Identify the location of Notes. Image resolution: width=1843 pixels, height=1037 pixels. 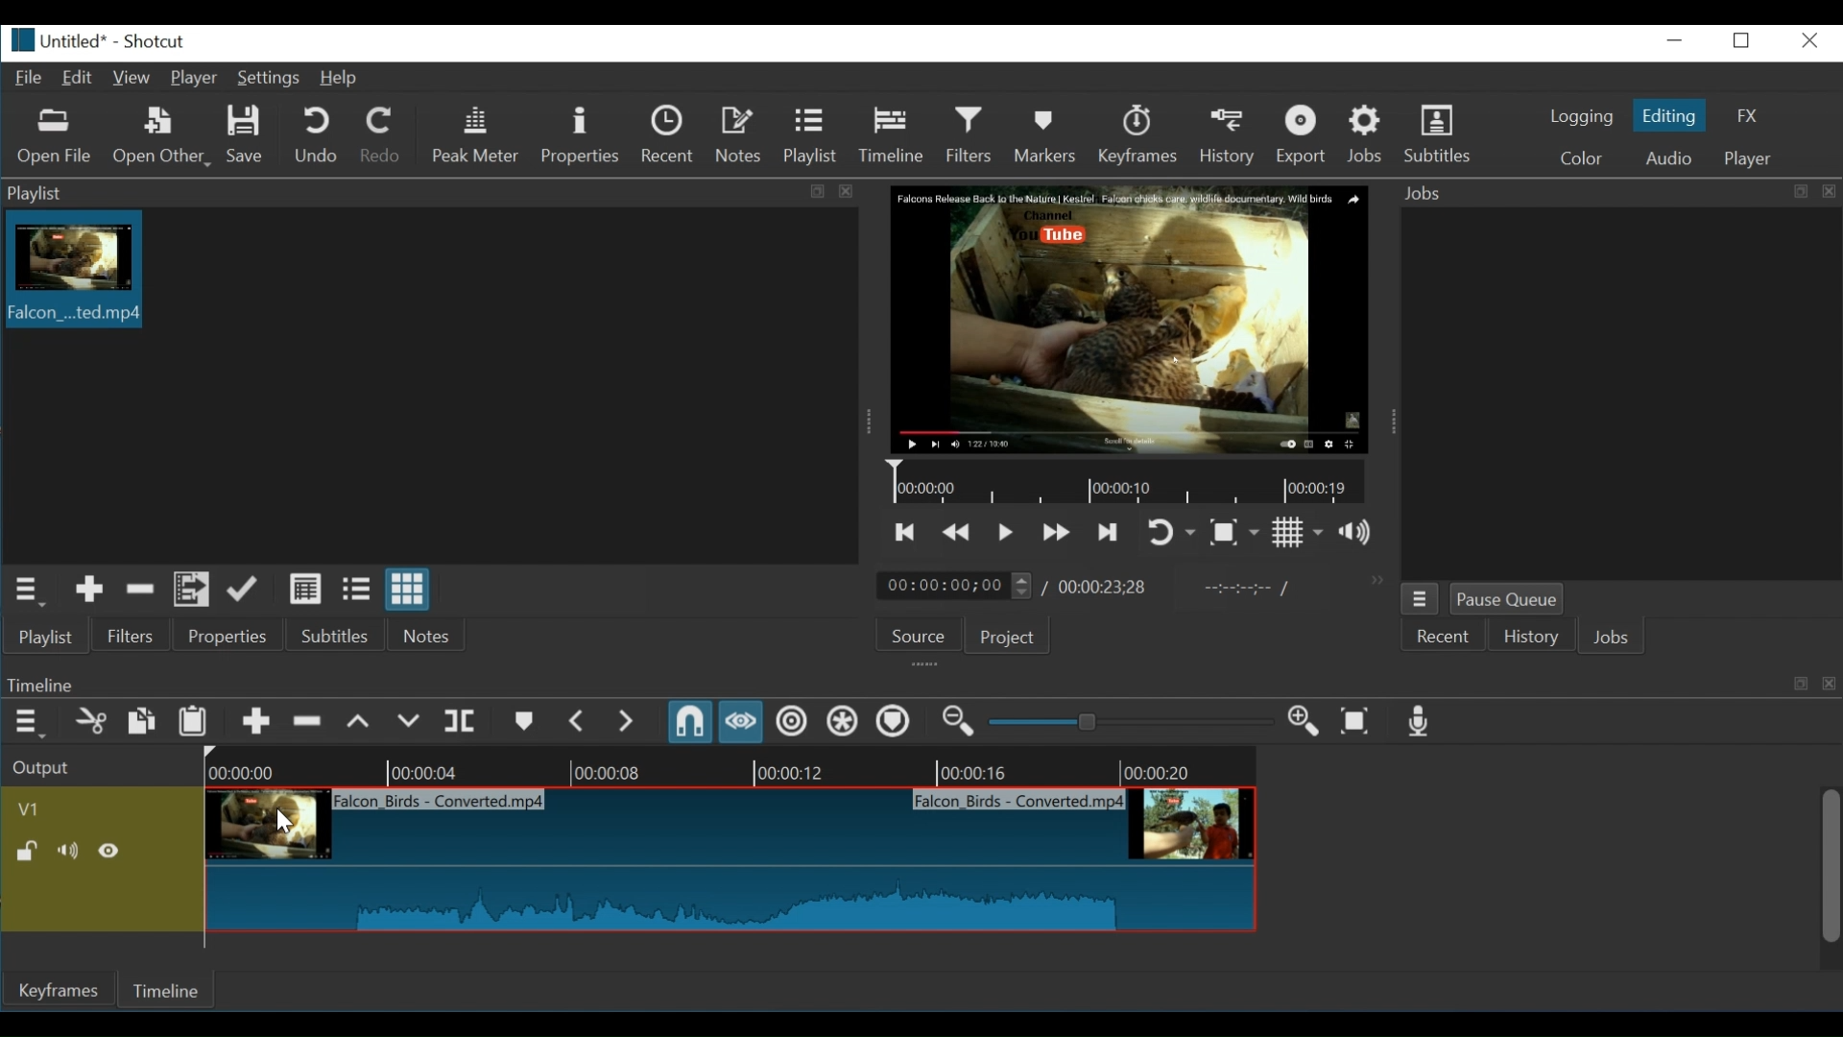
(740, 134).